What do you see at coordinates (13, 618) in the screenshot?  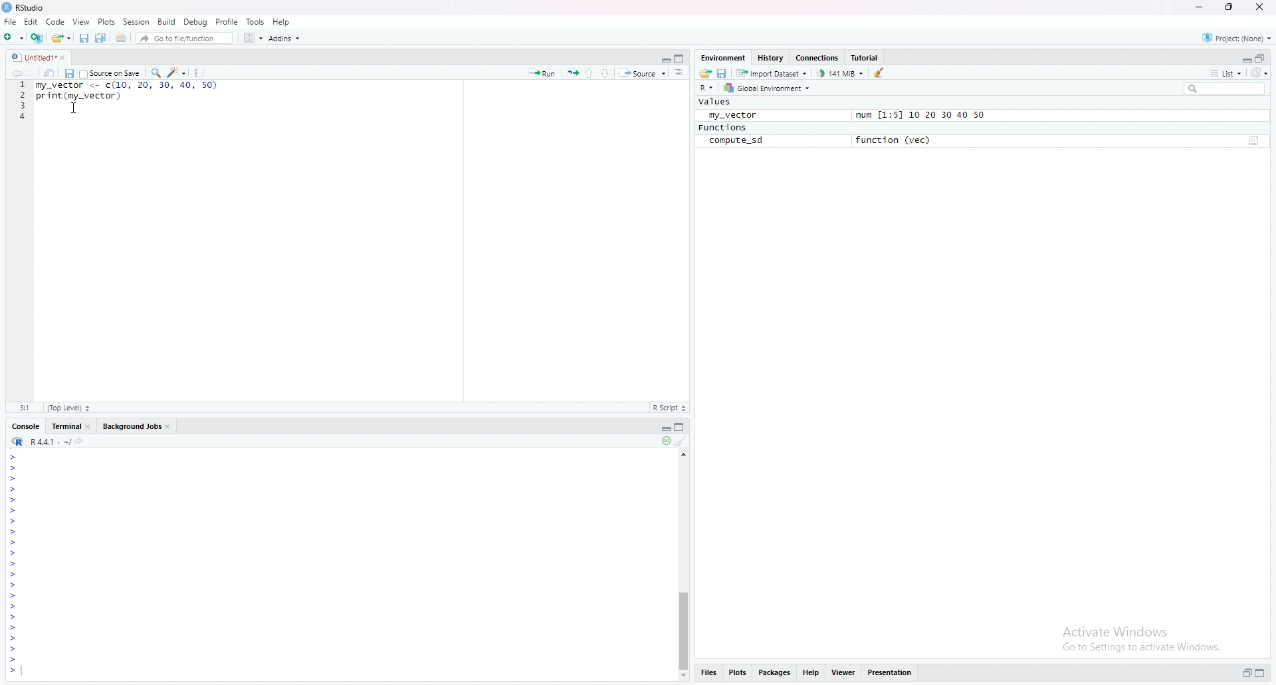 I see `Prompt cursor` at bounding box center [13, 618].